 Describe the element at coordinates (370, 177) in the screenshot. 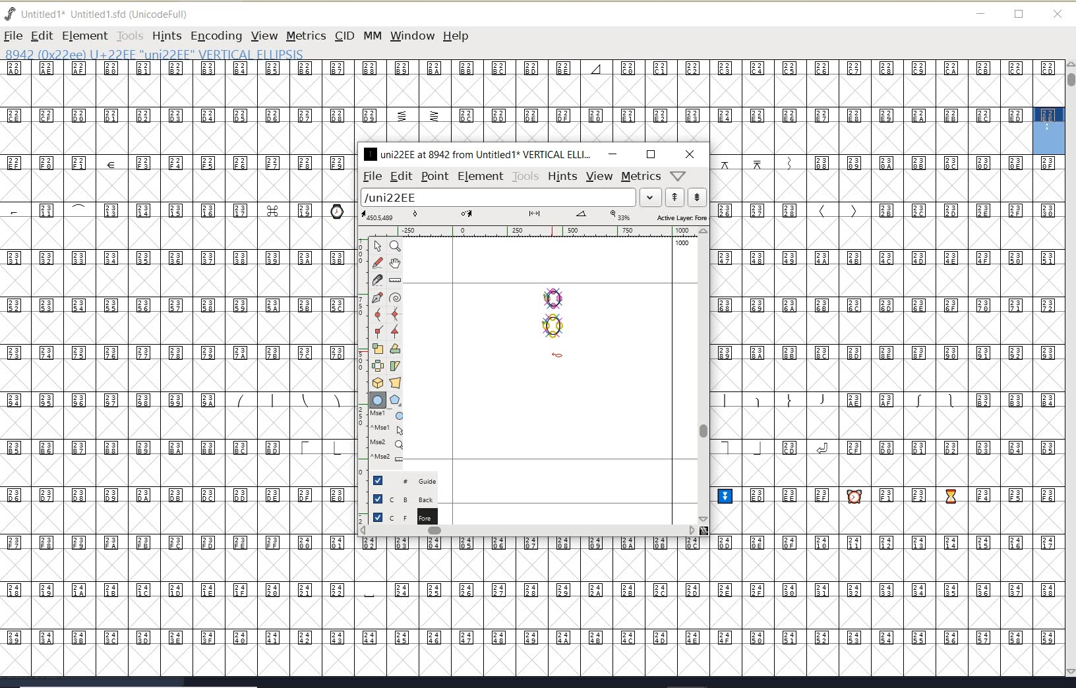

I see `file` at that location.